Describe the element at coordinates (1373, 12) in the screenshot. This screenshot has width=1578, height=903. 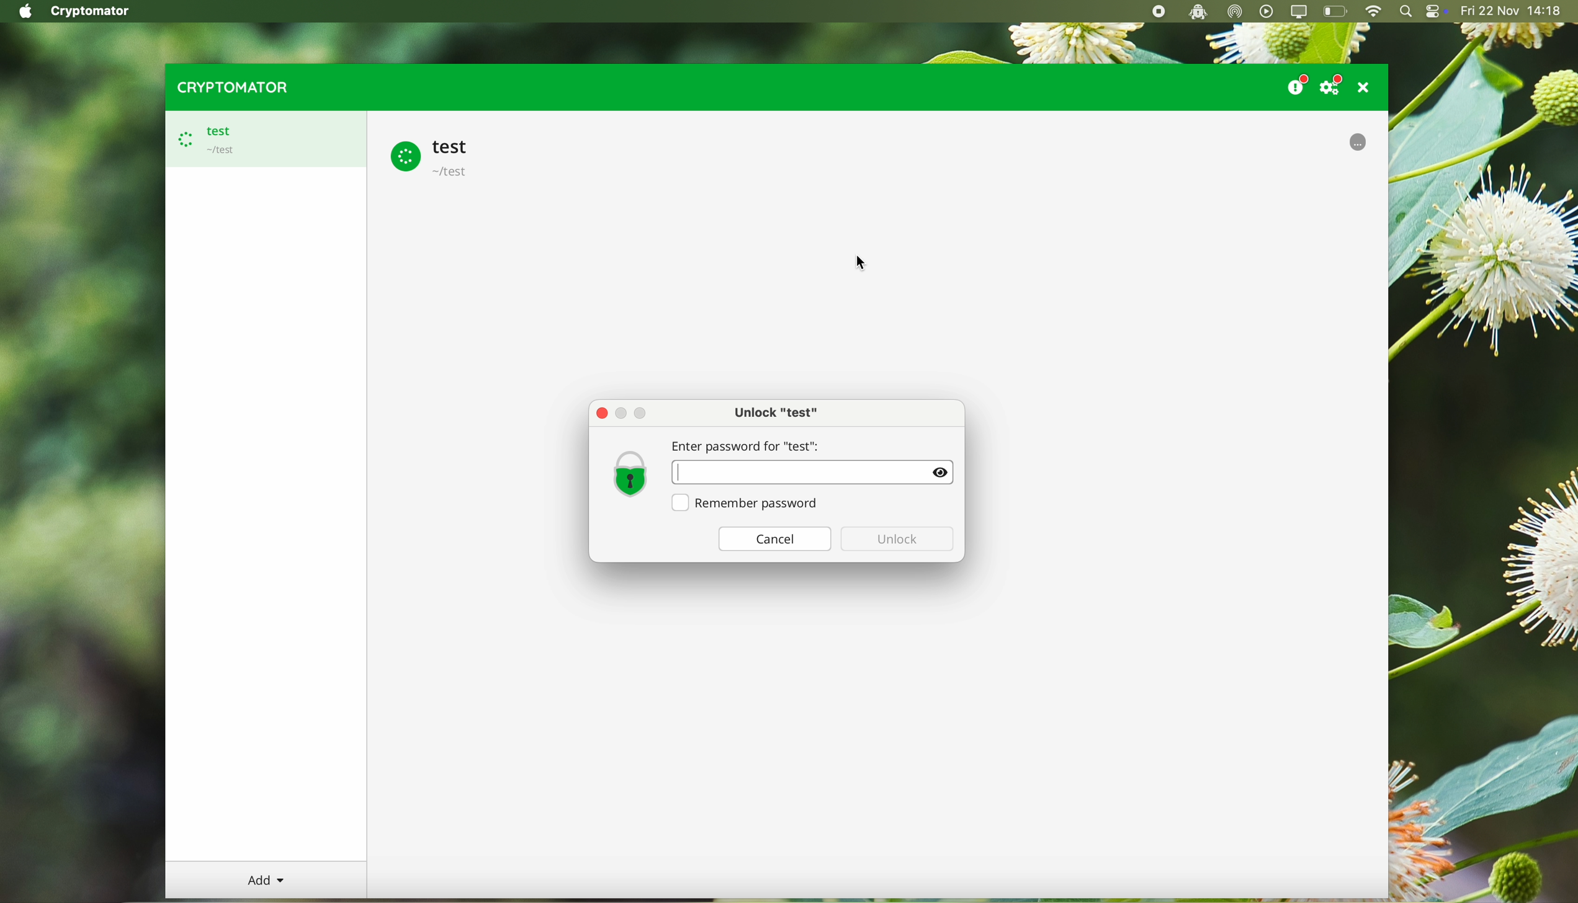
I see `wifi` at that location.